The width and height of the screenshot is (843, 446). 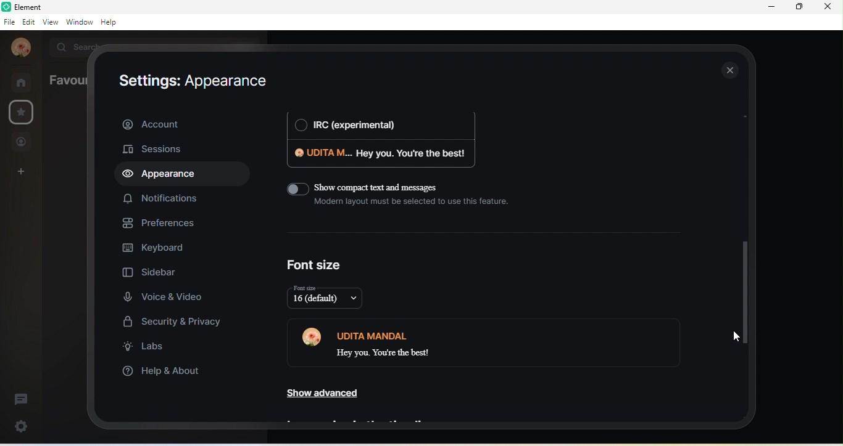 I want to click on show advanced, so click(x=323, y=390).